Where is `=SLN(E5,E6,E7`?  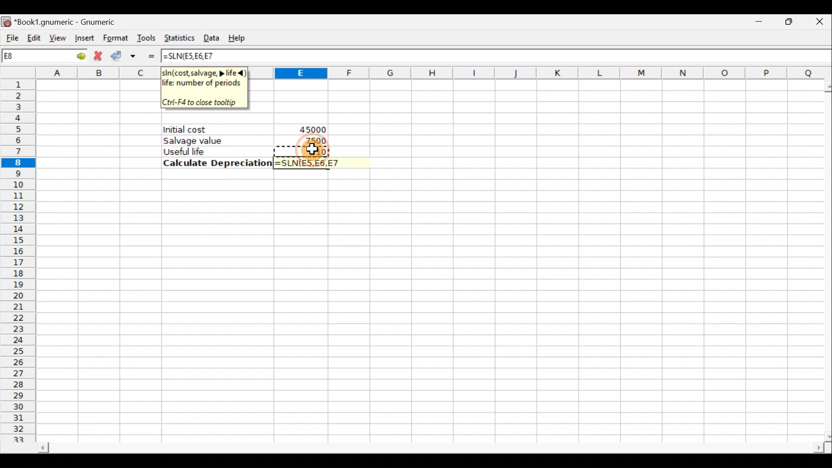 =SLN(E5,E6,E7 is located at coordinates (189, 56).